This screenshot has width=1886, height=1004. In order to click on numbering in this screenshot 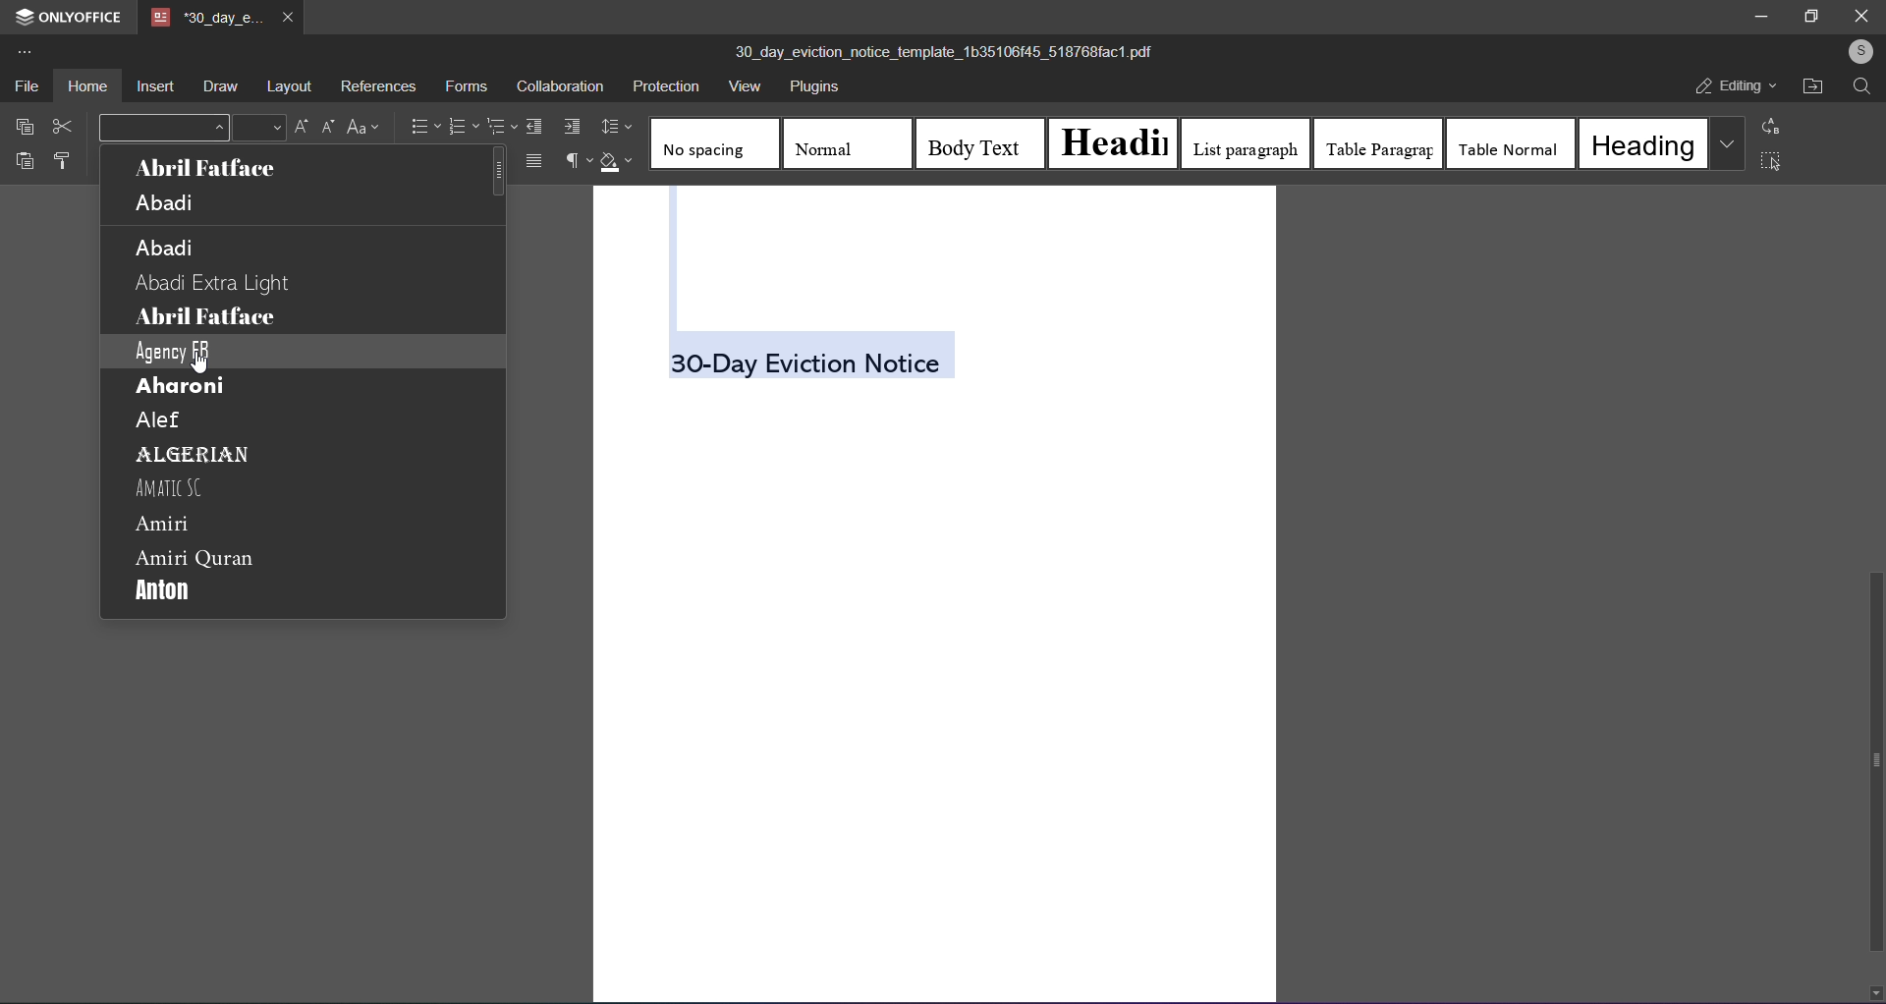, I will do `click(463, 125)`.